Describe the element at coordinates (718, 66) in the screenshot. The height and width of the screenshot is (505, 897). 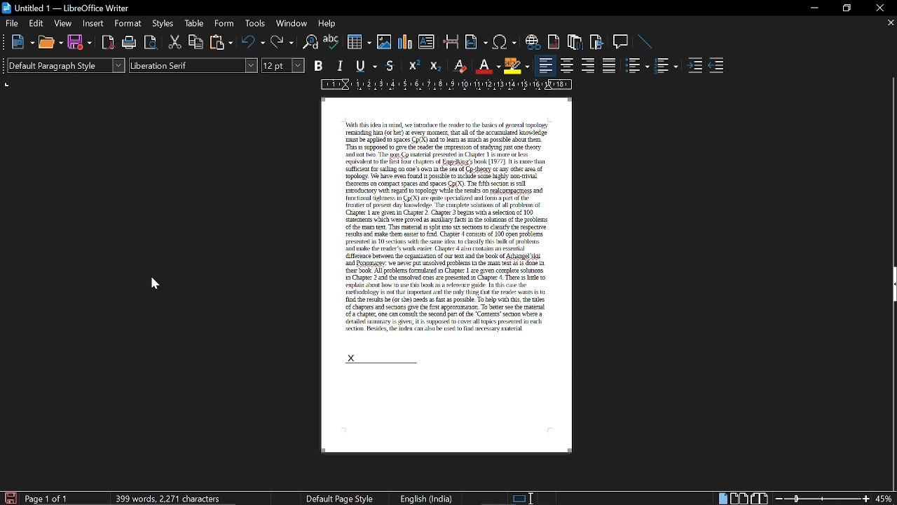
I see `decrease indent` at that location.